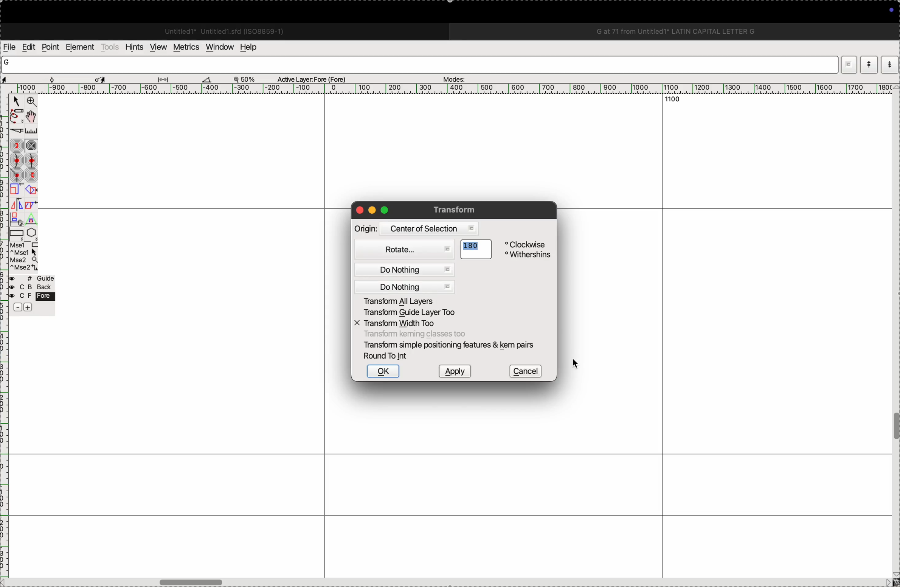 This screenshot has height=587, width=900. I want to click on Point, so click(17, 102).